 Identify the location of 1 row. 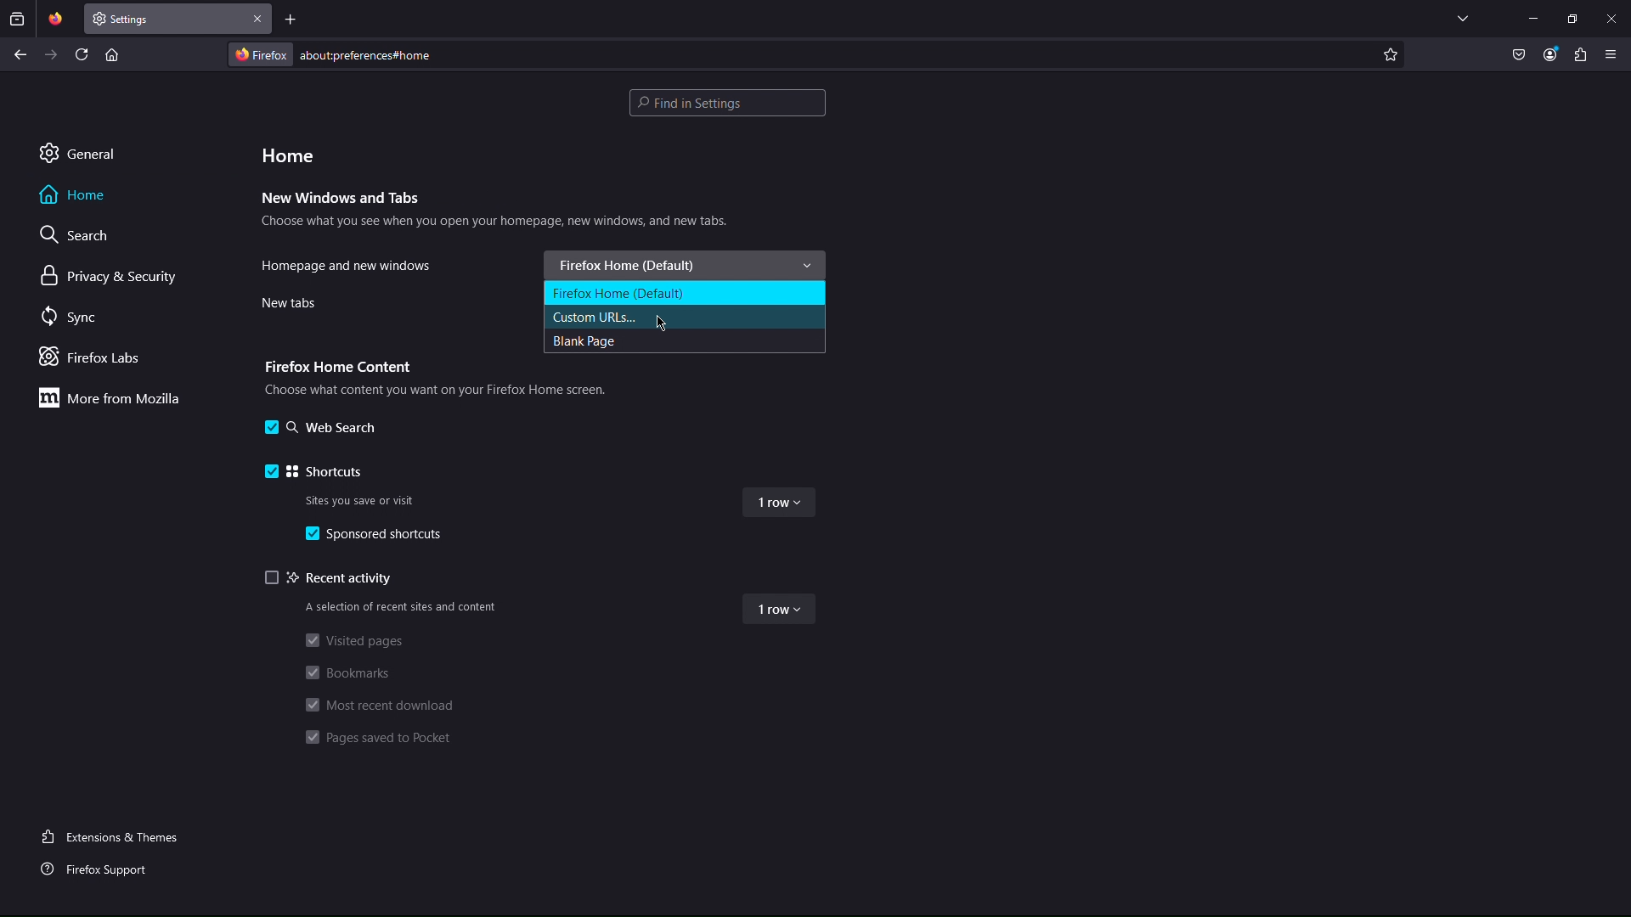
(780, 611).